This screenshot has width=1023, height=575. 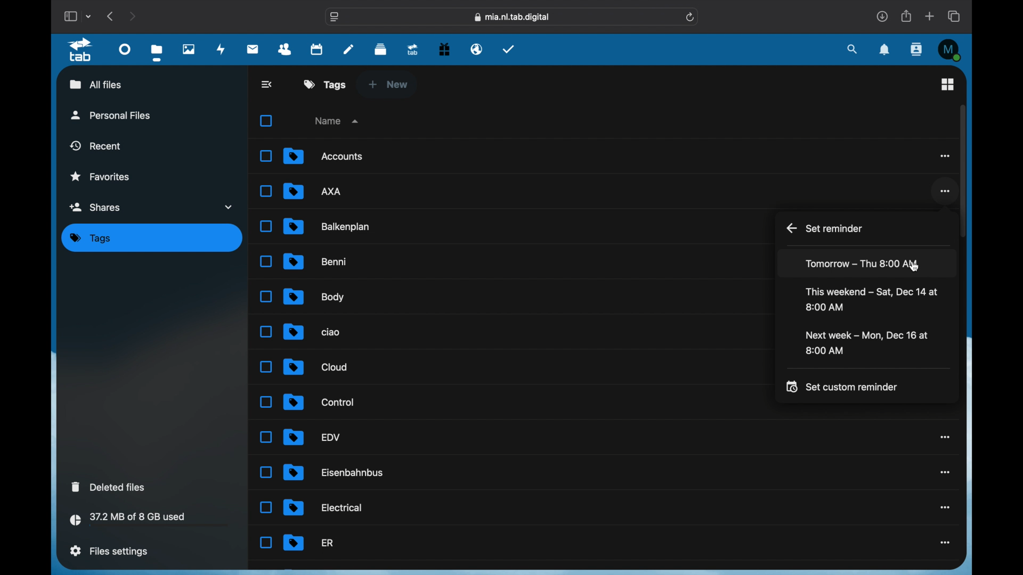 I want to click on Unselected Checkbox, so click(x=265, y=192).